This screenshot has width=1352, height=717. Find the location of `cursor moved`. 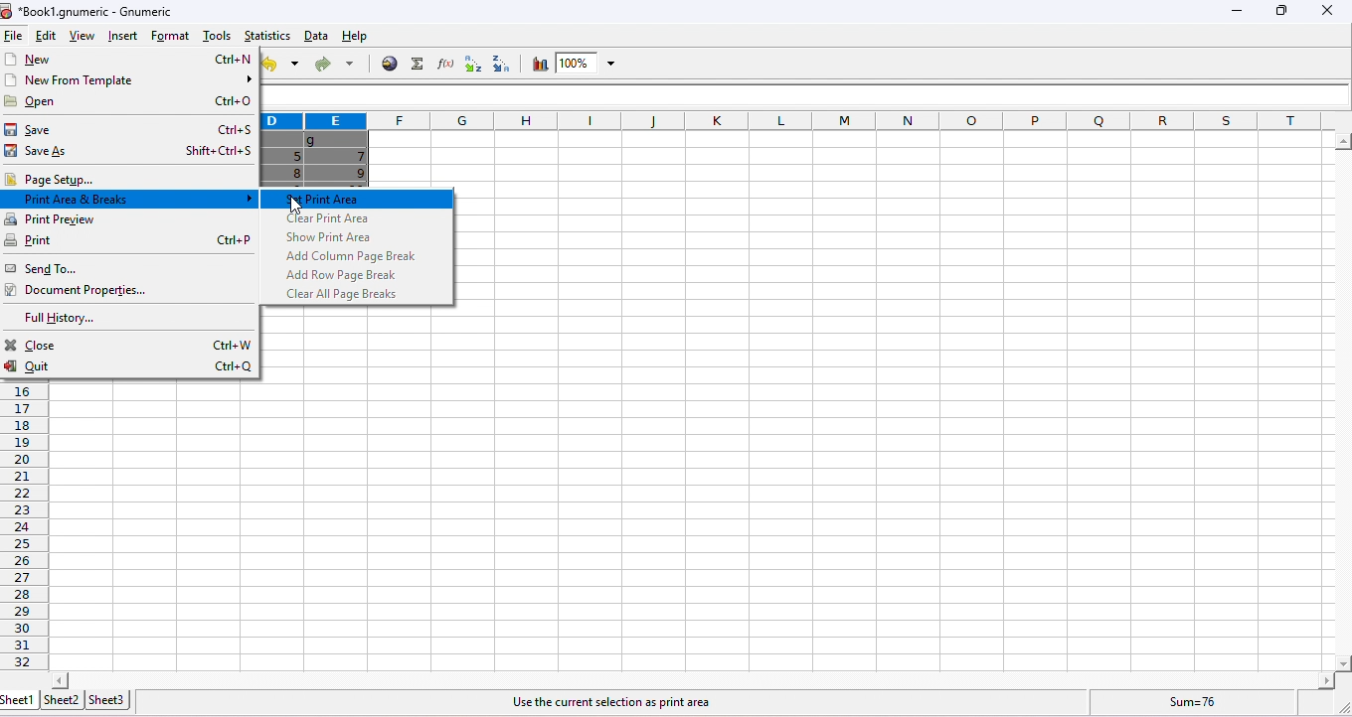

cursor moved is located at coordinates (297, 206).